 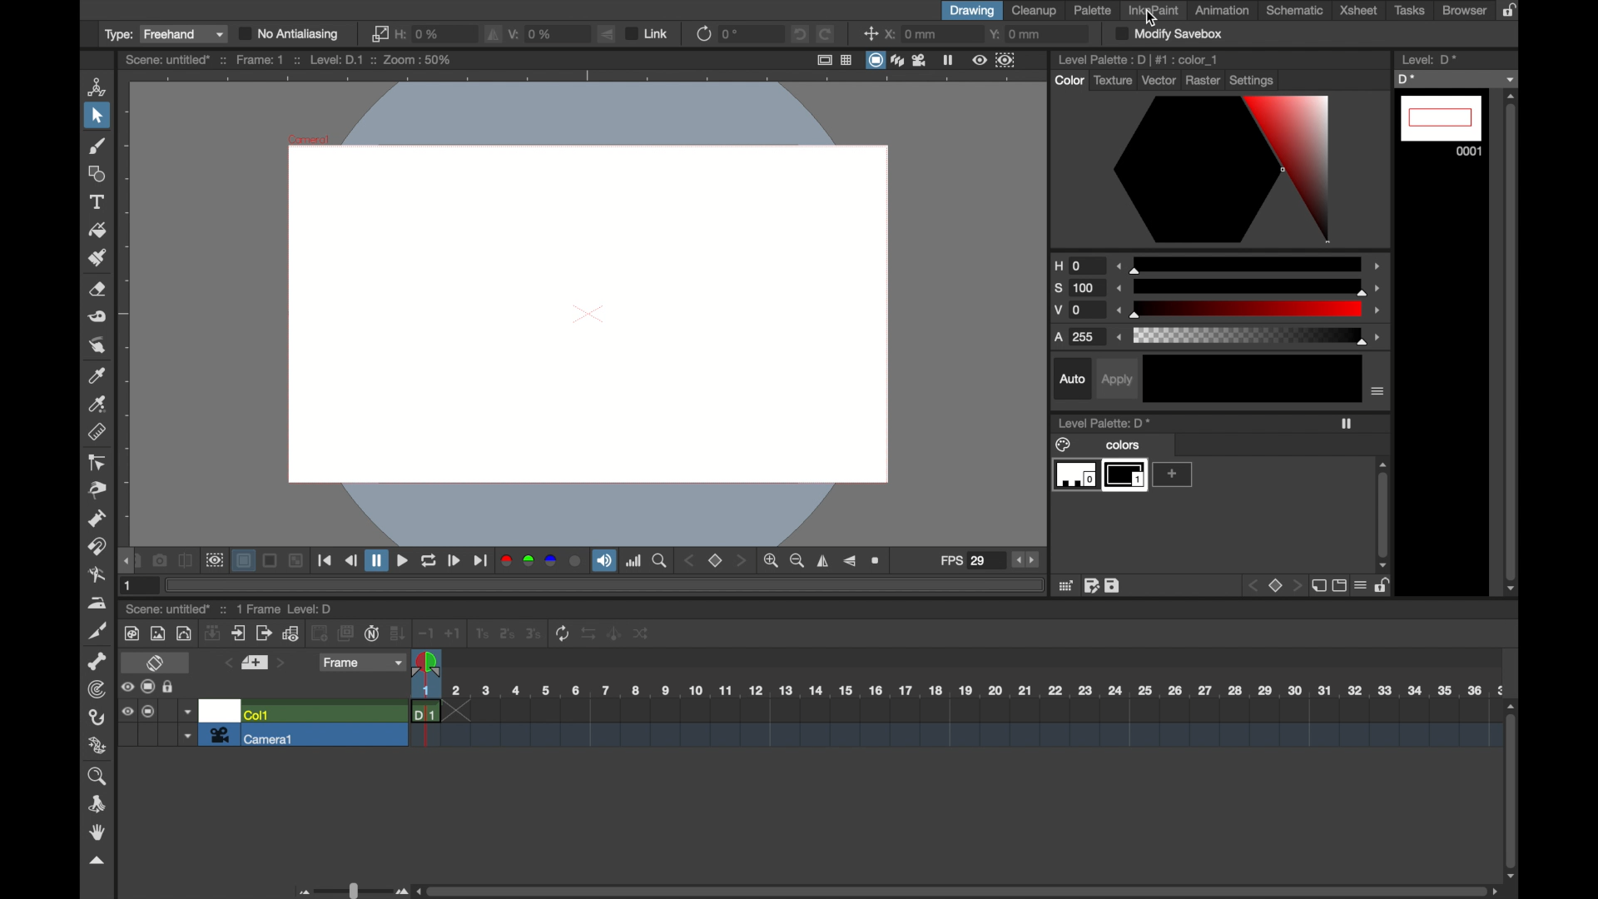 What do you see at coordinates (96, 432) in the screenshot?
I see `ruler tool` at bounding box center [96, 432].